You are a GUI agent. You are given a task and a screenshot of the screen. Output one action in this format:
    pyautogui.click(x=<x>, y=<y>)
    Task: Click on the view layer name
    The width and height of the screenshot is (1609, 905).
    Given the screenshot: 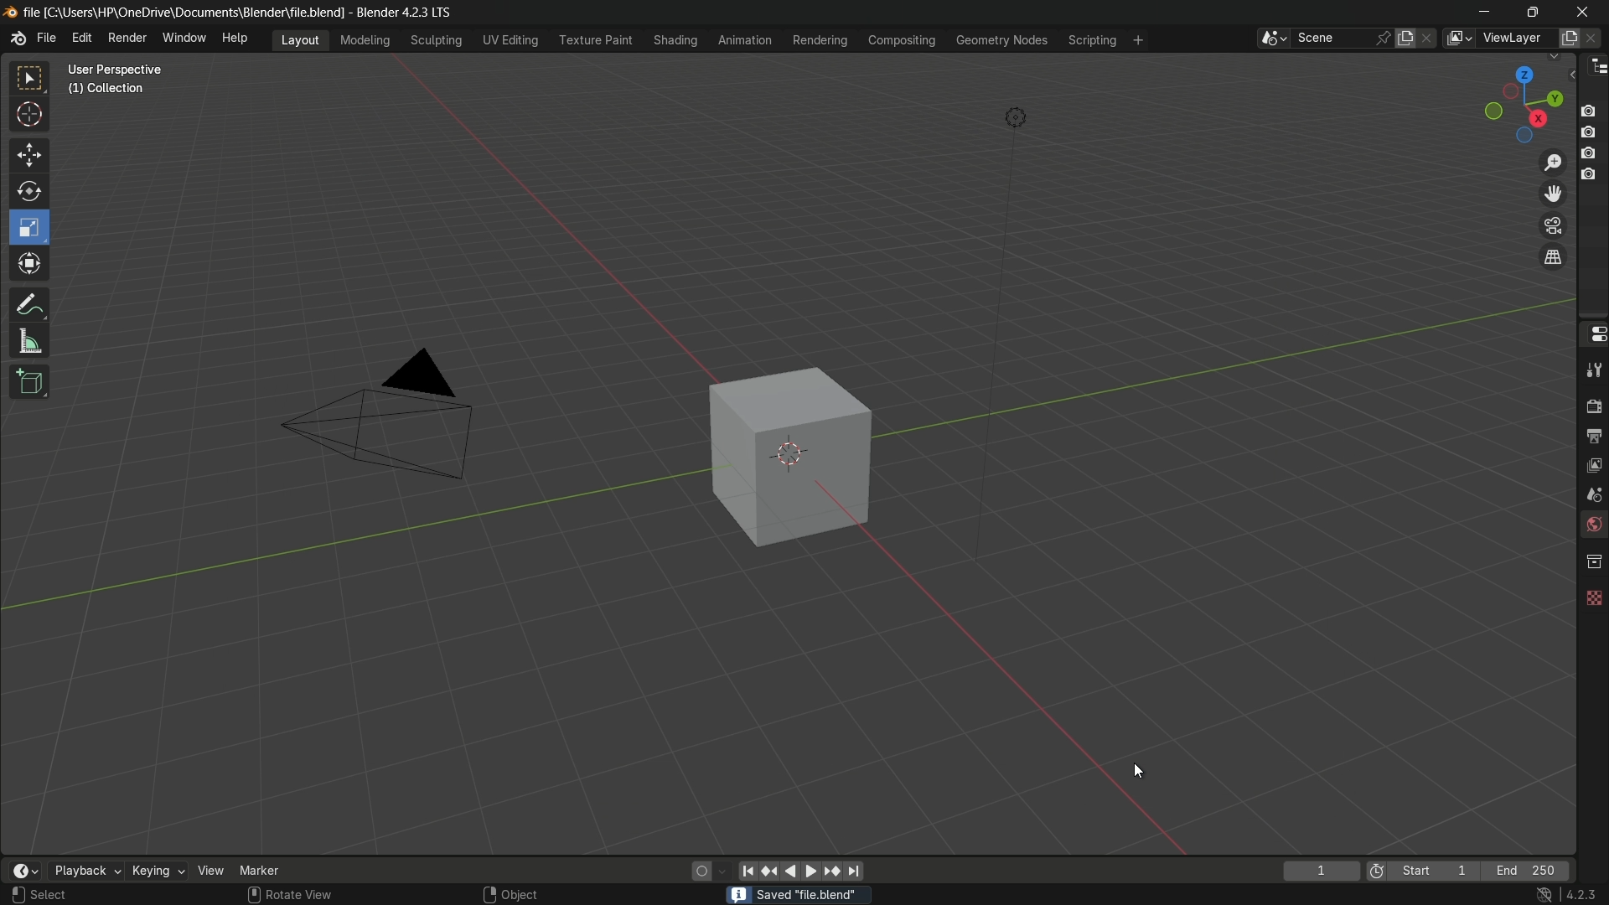 What is the action you would take?
    pyautogui.click(x=1515, y=39)
    